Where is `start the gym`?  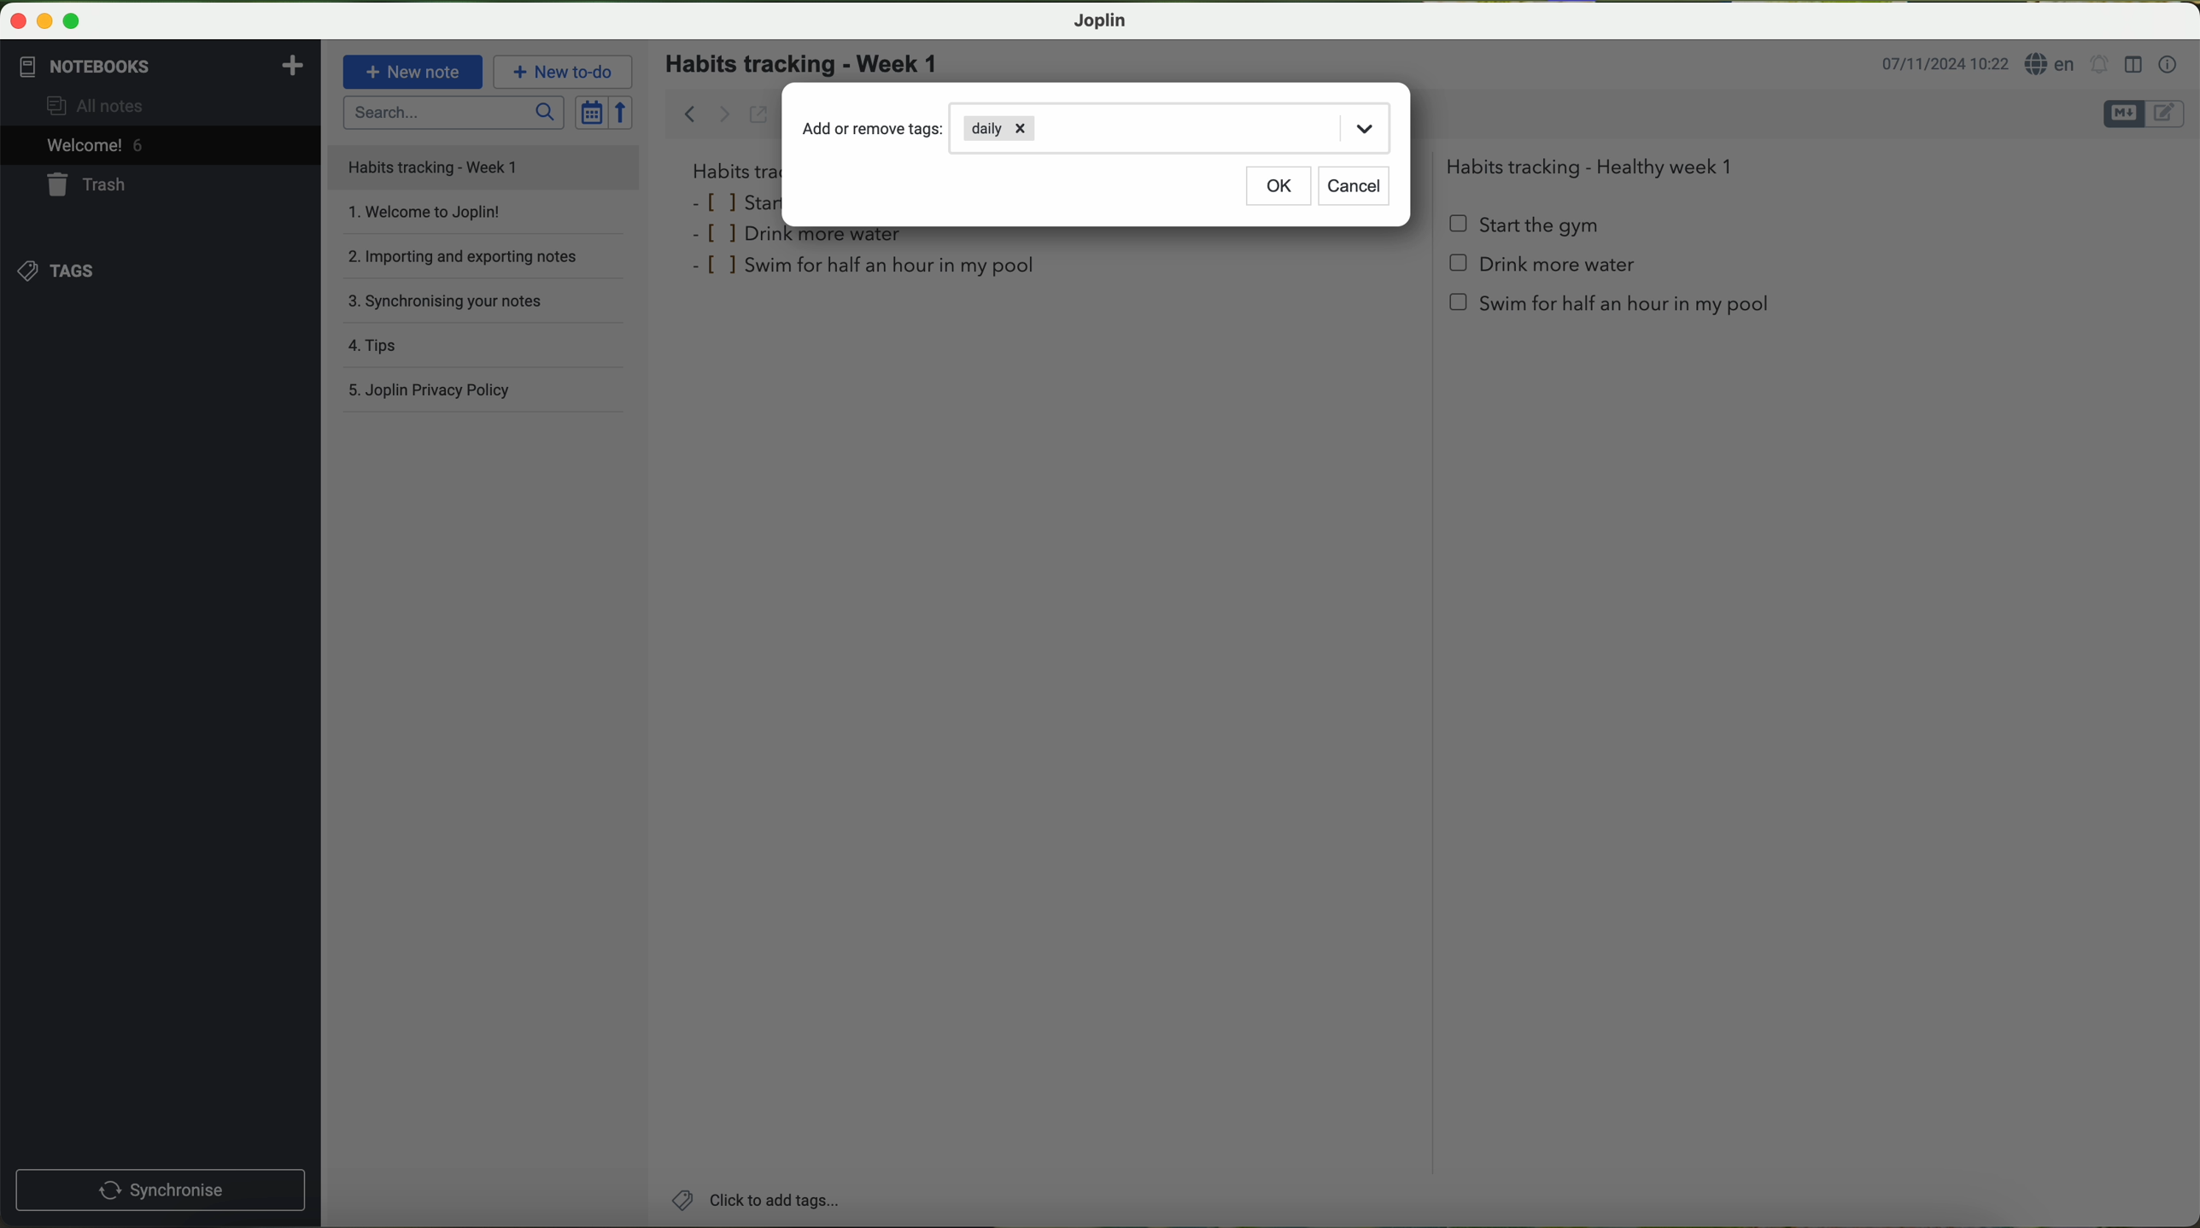 start the gym is located at coordinates (1526, 225).